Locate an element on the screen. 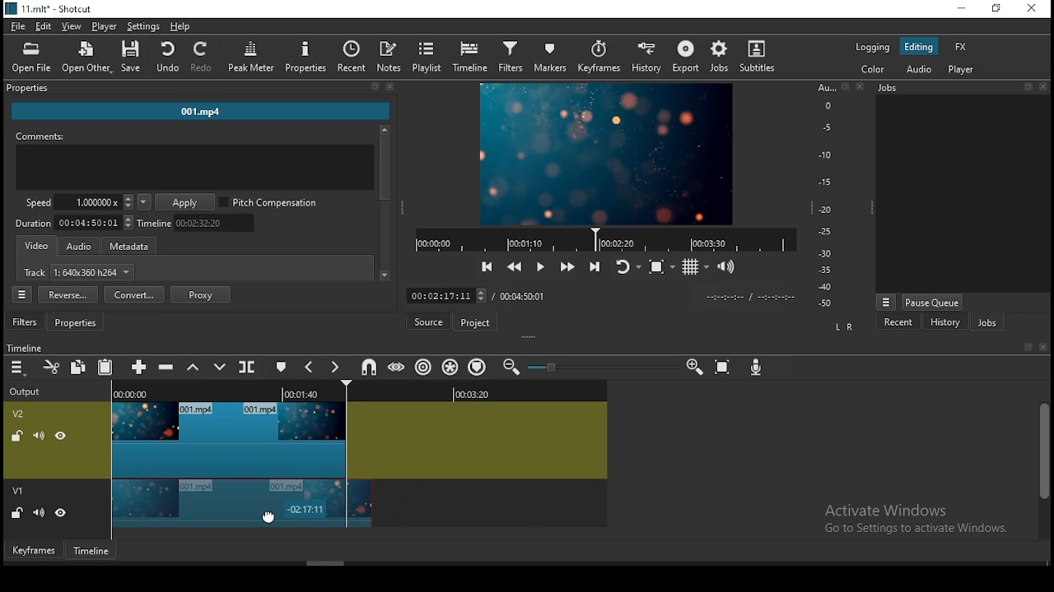  color is located at coordinates (872, 67).